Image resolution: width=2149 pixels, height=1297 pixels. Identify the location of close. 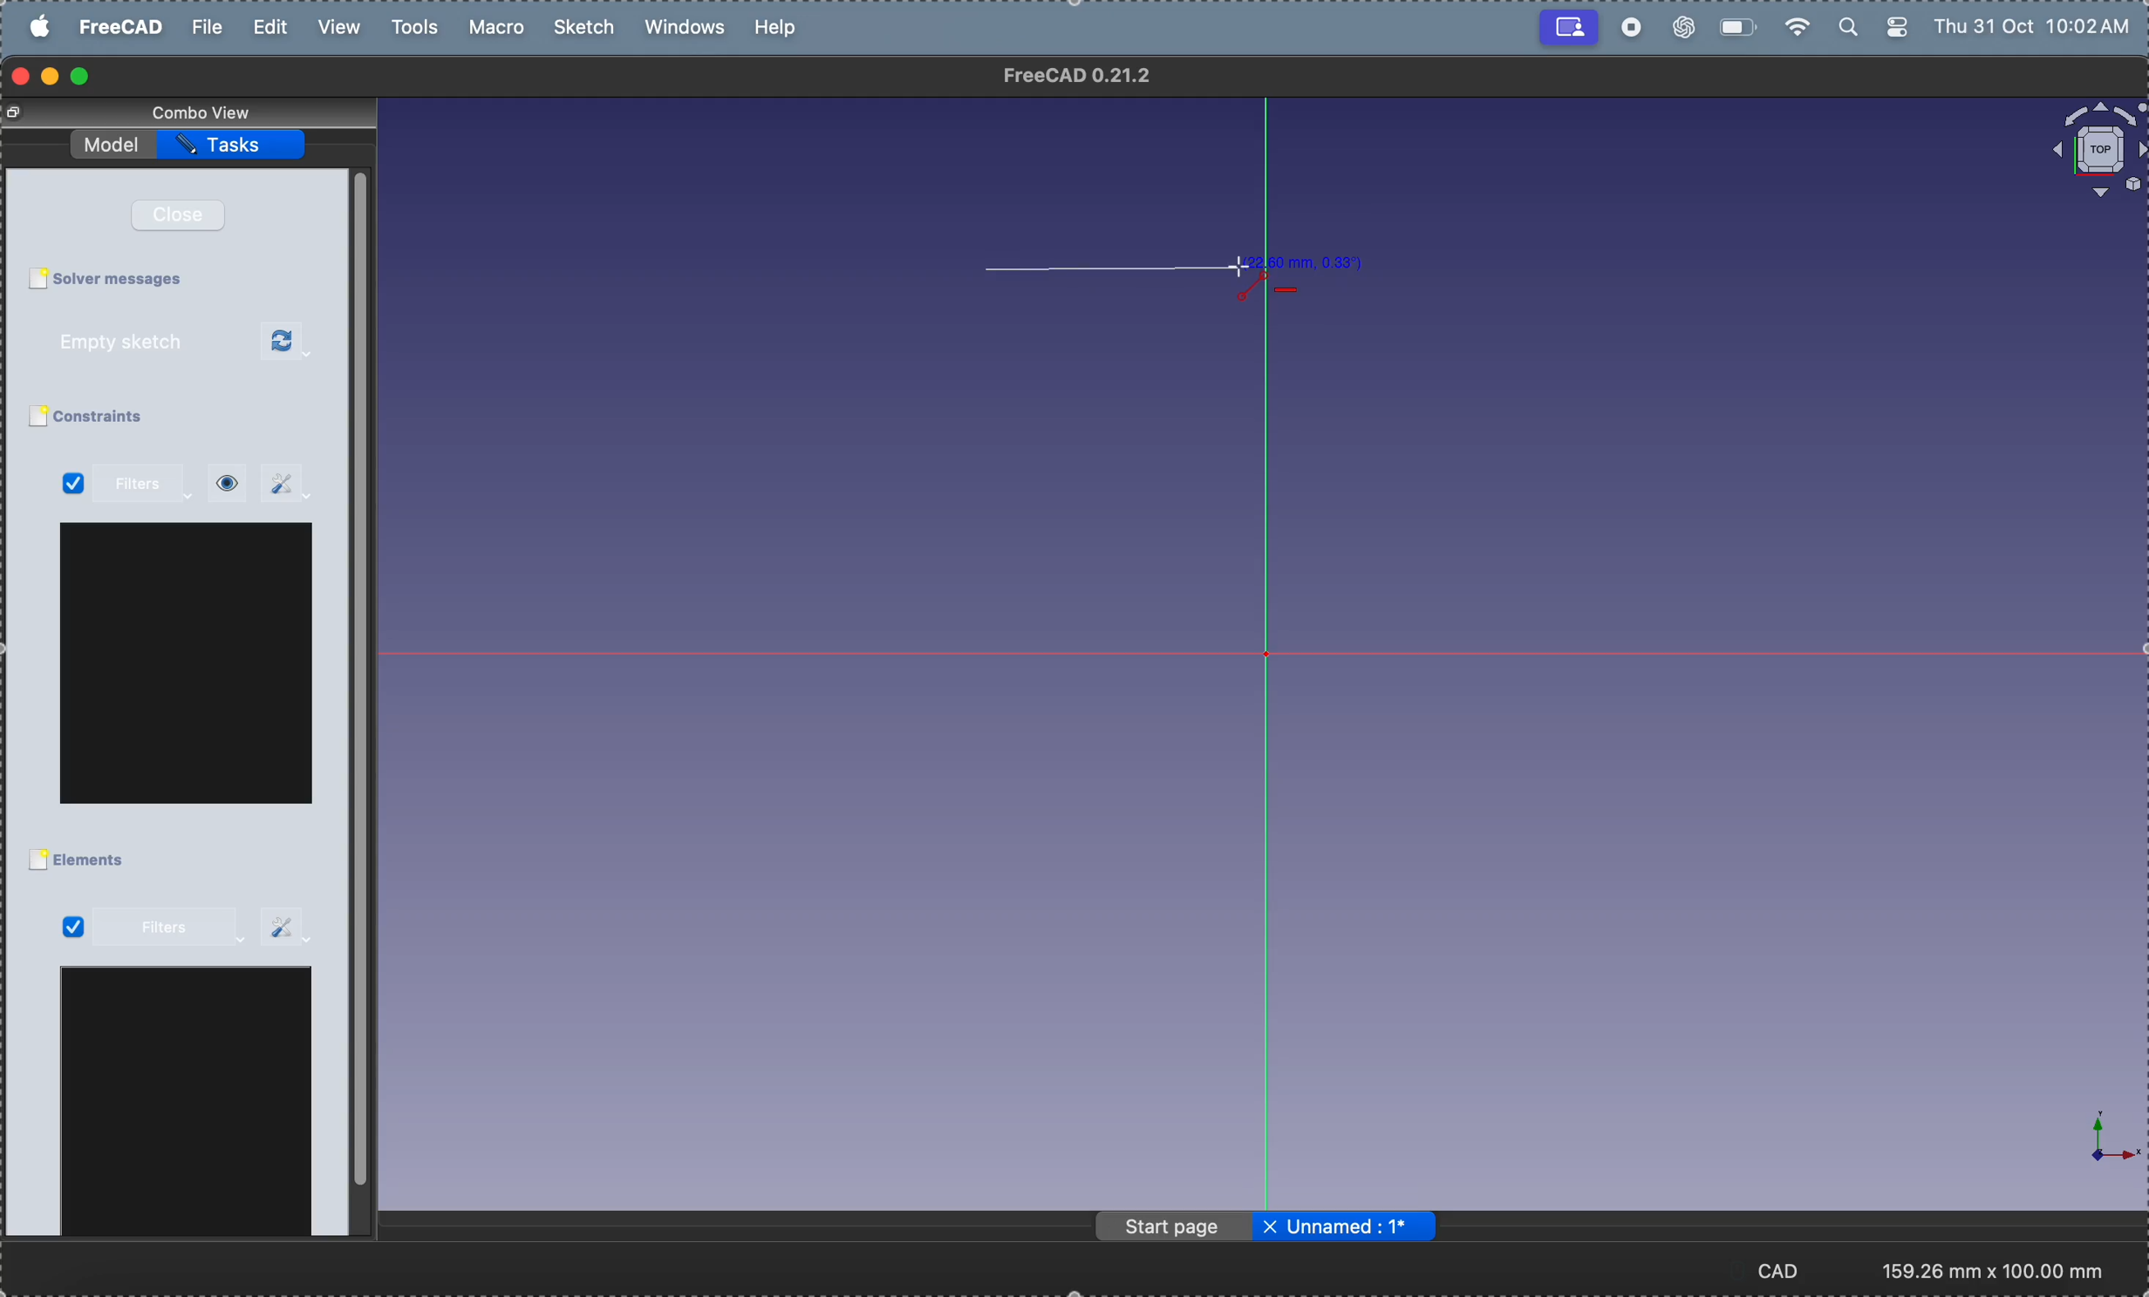
(188, 214).